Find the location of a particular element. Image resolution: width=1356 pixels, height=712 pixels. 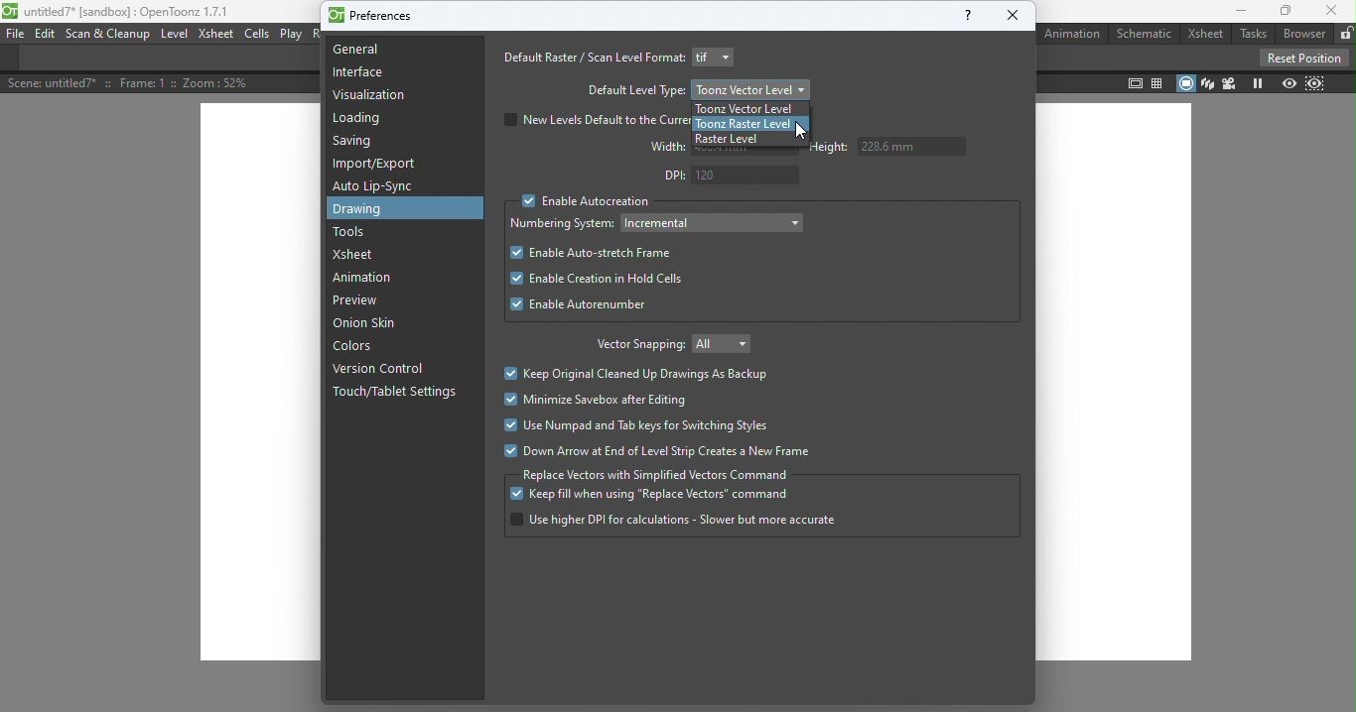

Version control is located at coordinates (377, 367).